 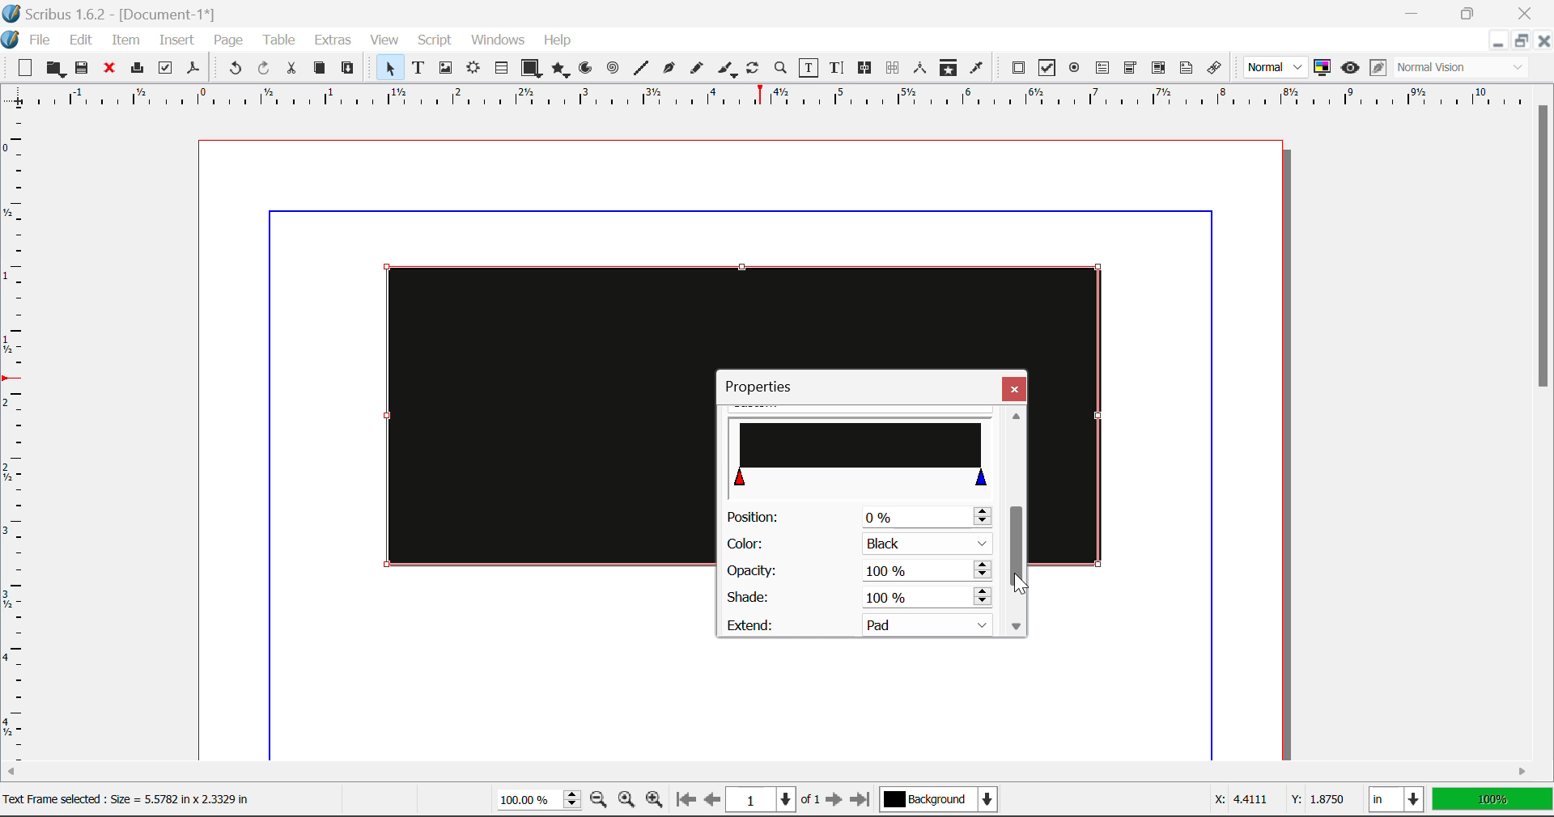 I want to click on Edit Text with Story Editor, so click(x=839, y=68).